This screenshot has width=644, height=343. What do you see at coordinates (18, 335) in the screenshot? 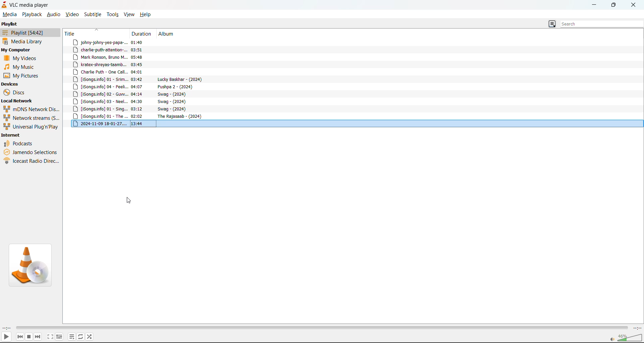
I see `previous` at bounding box center [18, 335].